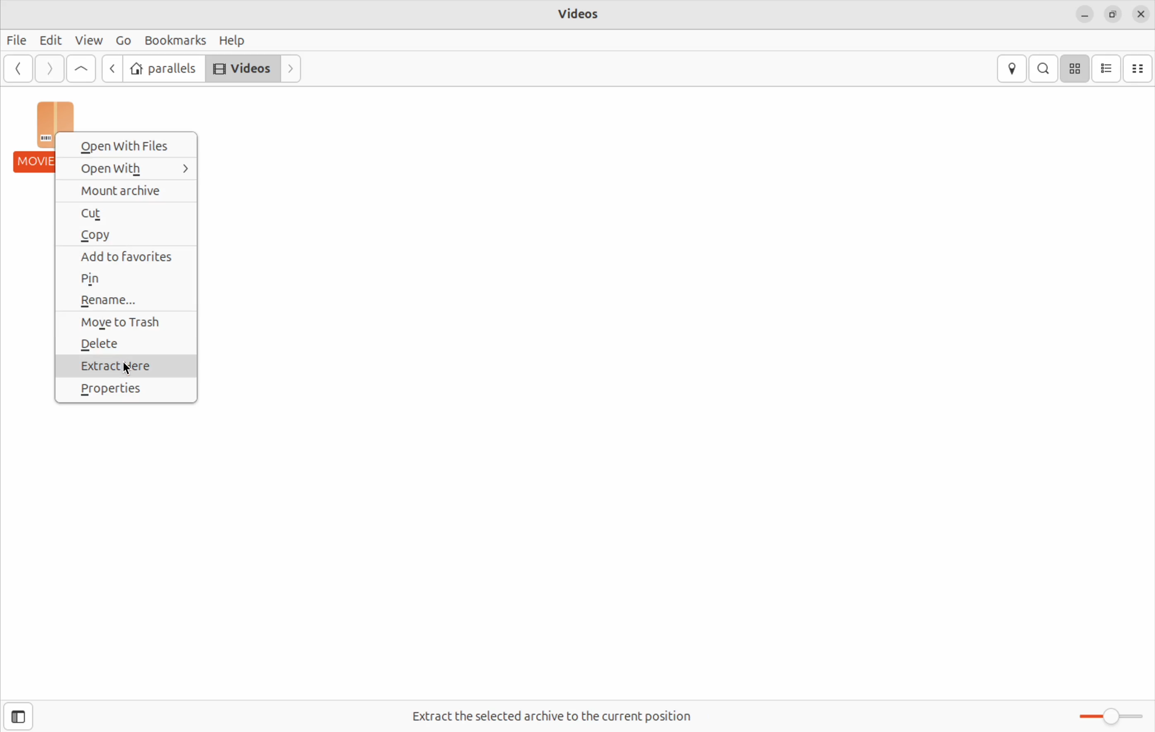 This screenshot has width=1155, height=732. Describe the element at coordinates (48, 40) in the screenshot. I see `Edit` at that location.